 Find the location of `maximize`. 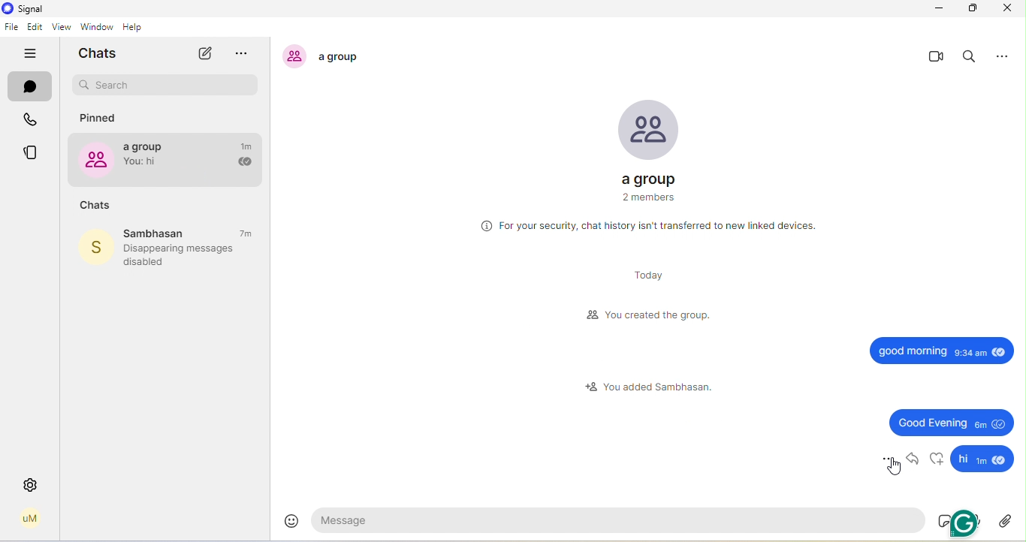

maximize is located at coordinates (973, 8).